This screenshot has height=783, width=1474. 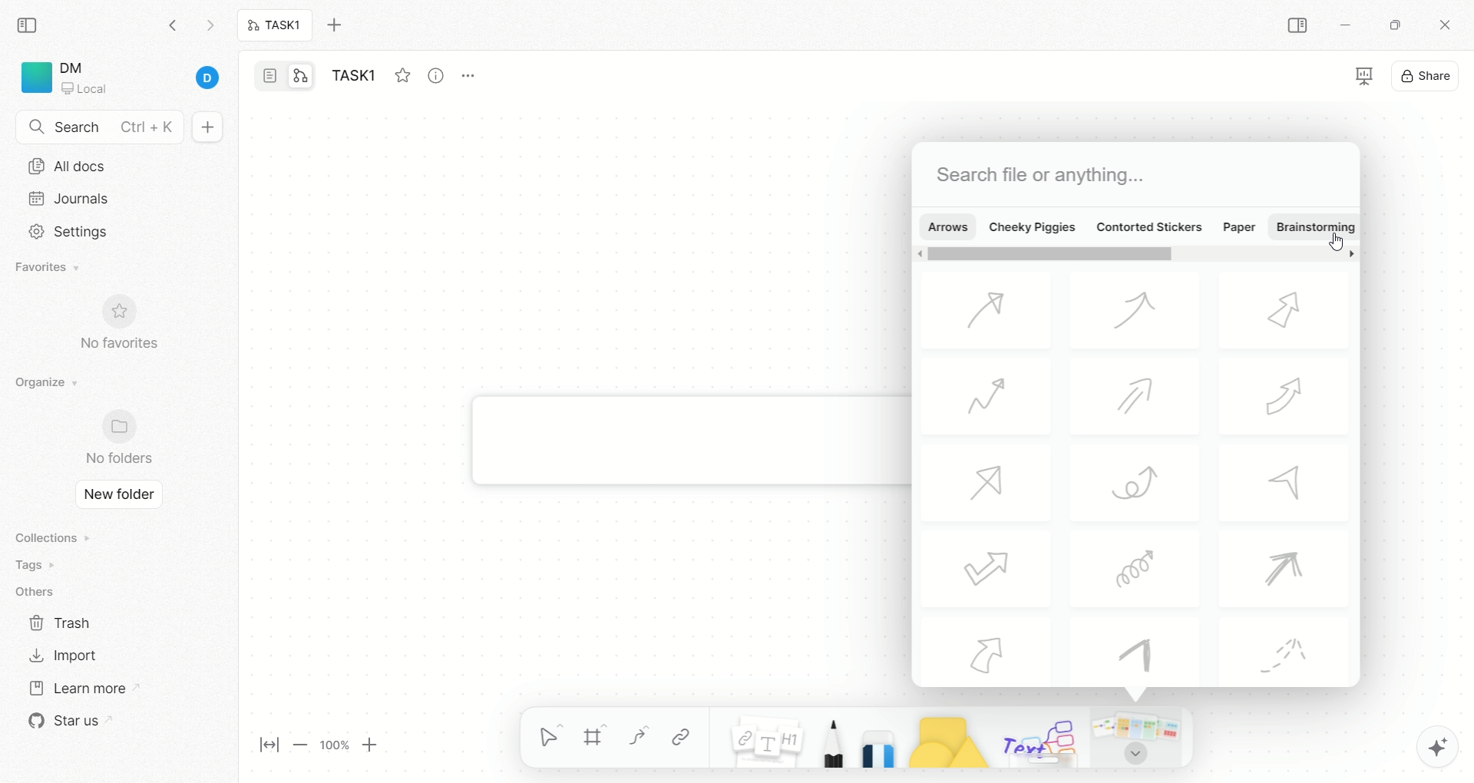 I want to click on go backward, so click(x=173, y=25).